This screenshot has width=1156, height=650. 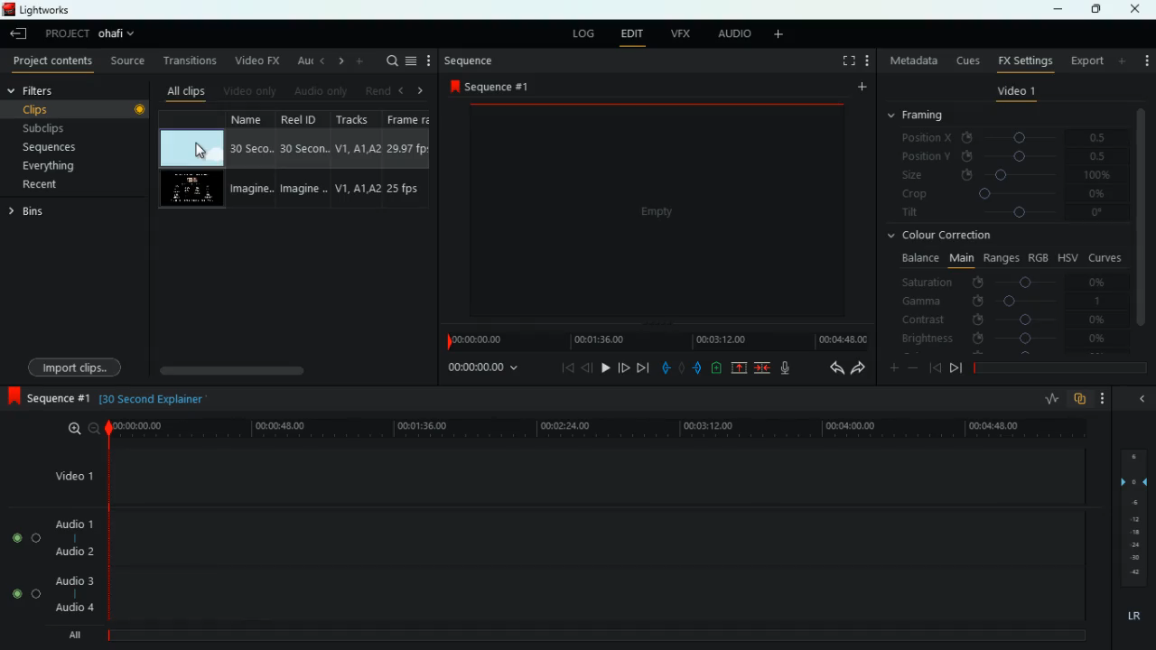 What do you see at coordinates (411, 60) in the screenshot?
I see `menu` at bounding box center [411, 60].